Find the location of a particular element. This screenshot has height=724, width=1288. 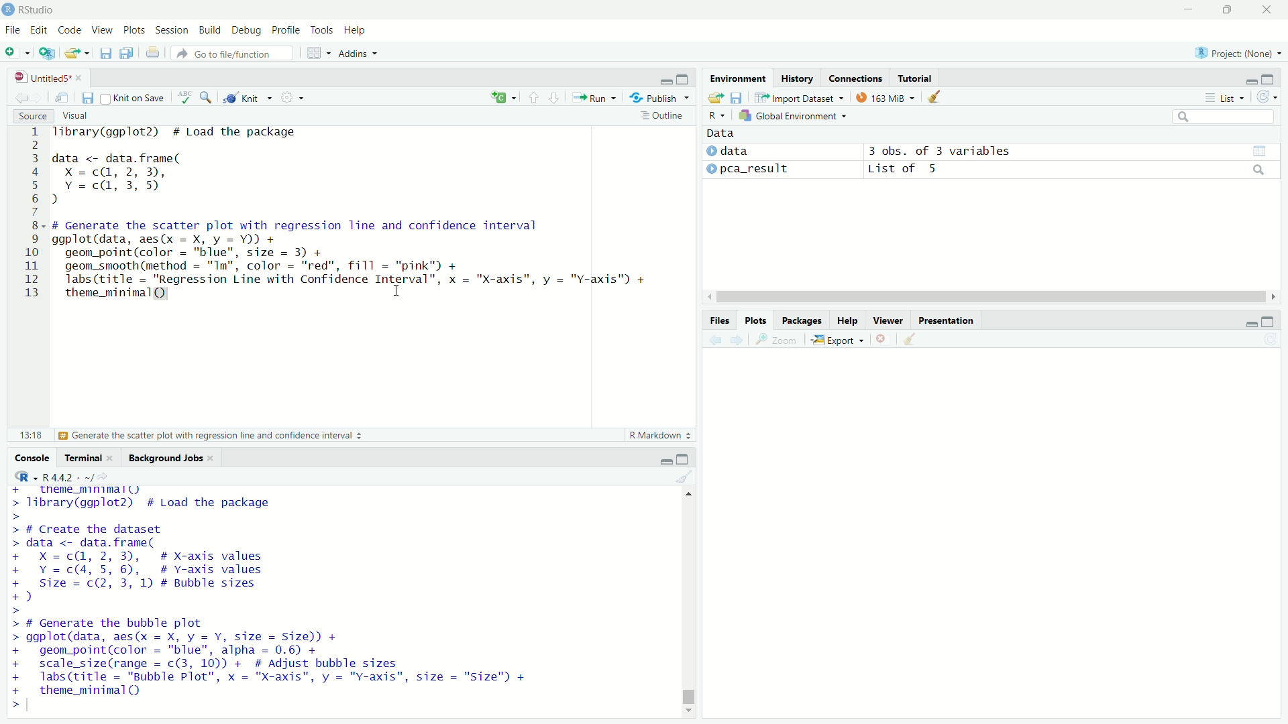

Viewer is located at coordinates (888, 320).